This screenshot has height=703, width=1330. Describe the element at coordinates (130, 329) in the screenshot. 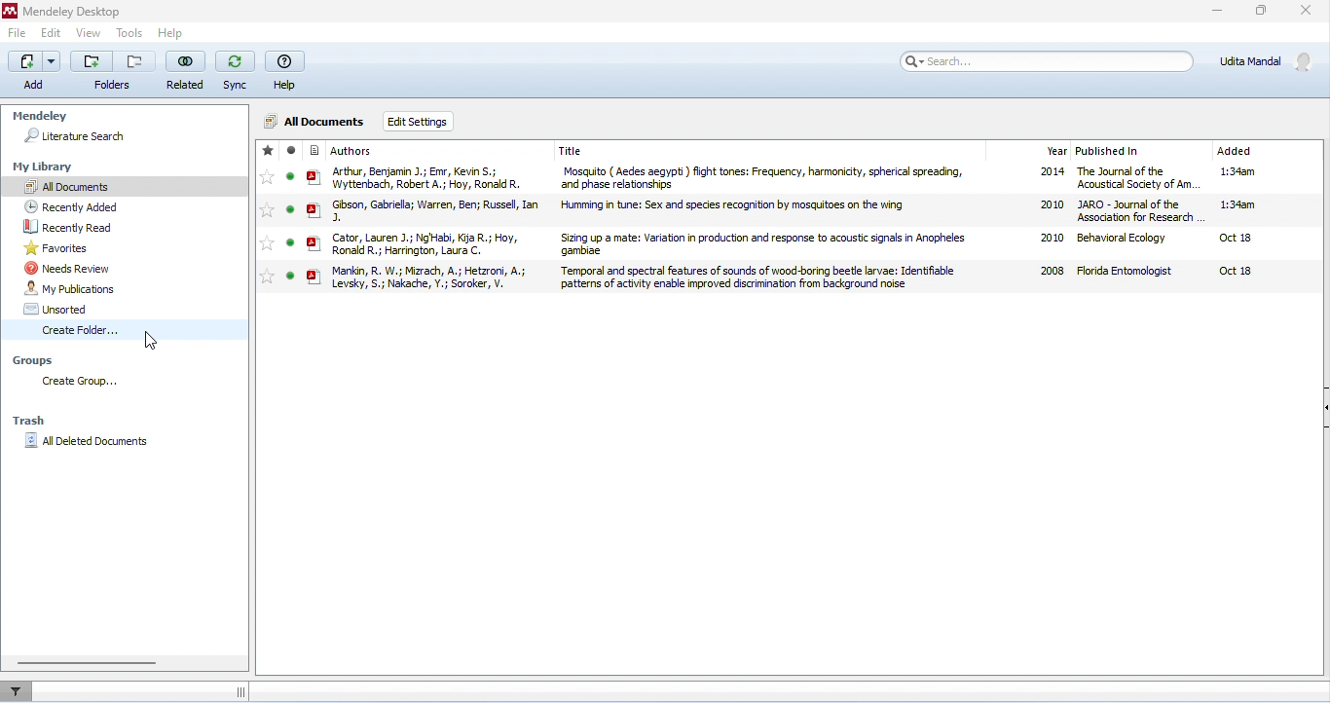

I see `create folder` at that location.